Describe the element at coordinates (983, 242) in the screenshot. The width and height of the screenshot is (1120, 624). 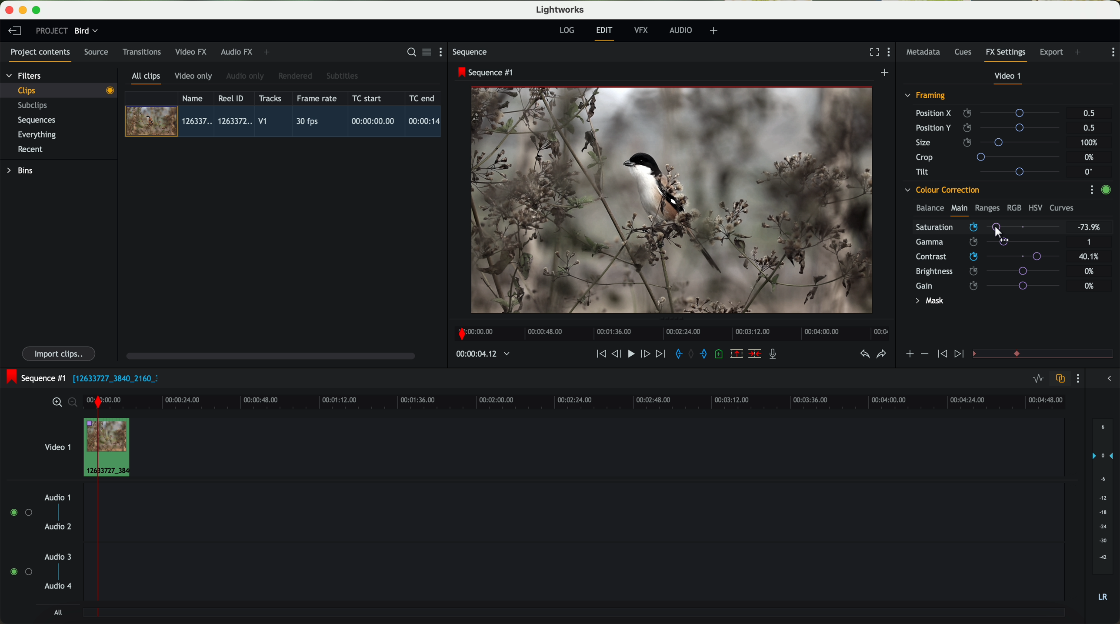
I see `click on saturation` at that location.